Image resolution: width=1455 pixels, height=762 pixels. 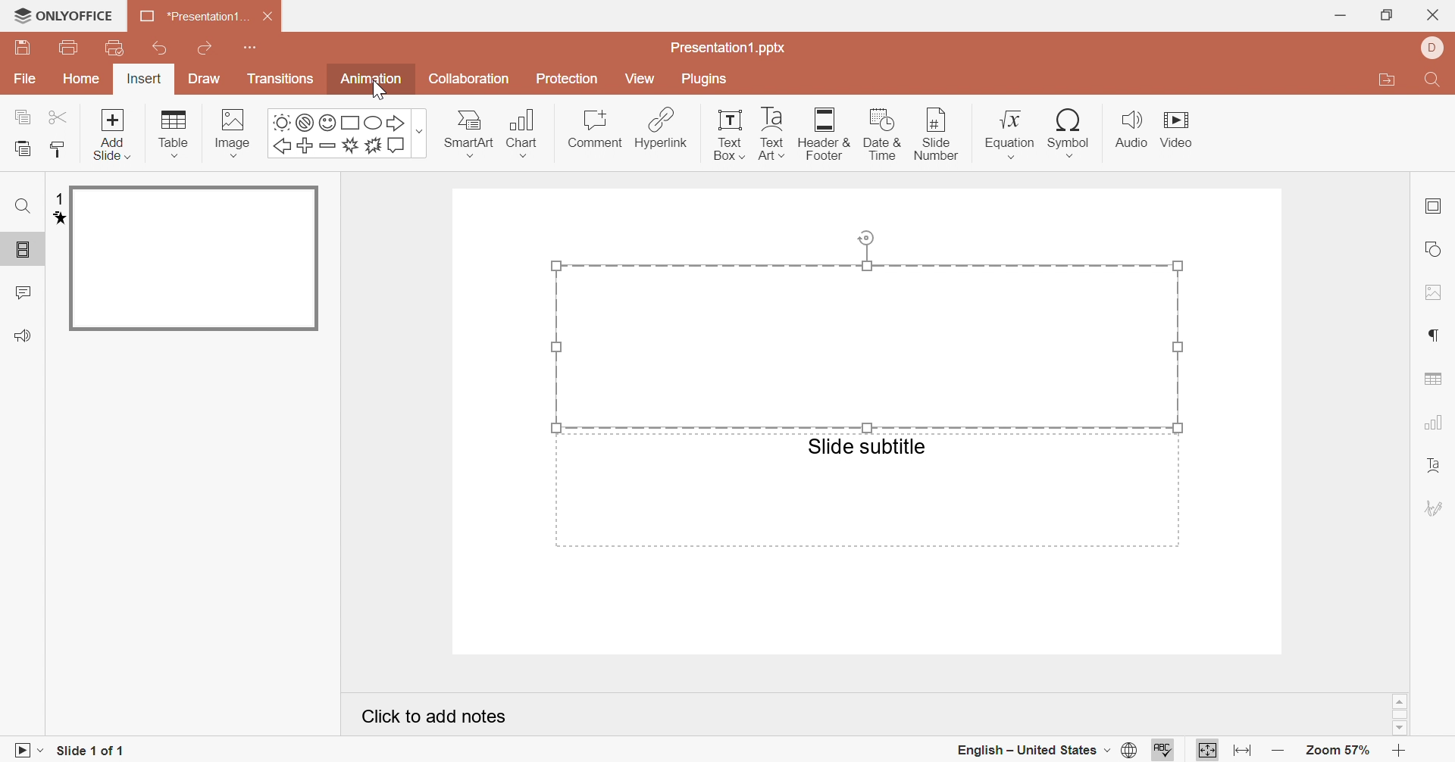 What do you see at coordinates (373, 147) in the screenshot?
I see `ast` at bounding box center [373, 147].